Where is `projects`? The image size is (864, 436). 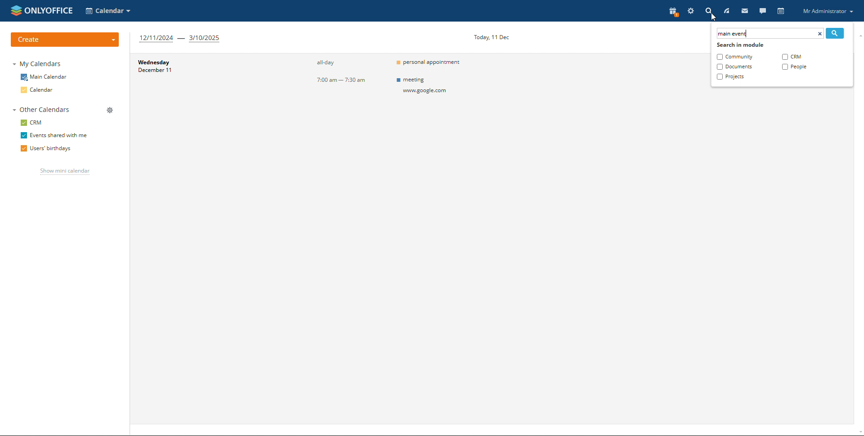
projects is located at coordinates (731, 77).